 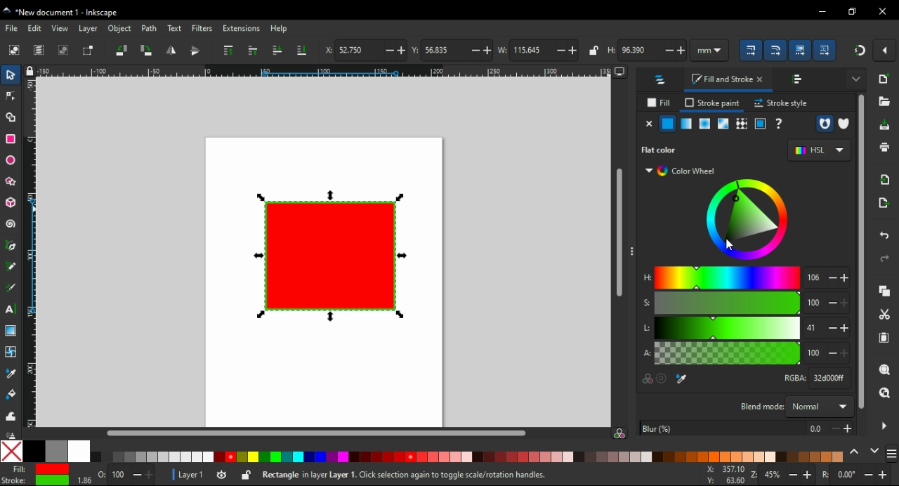 I want to click on fill rule, so click(x=824, y=124).